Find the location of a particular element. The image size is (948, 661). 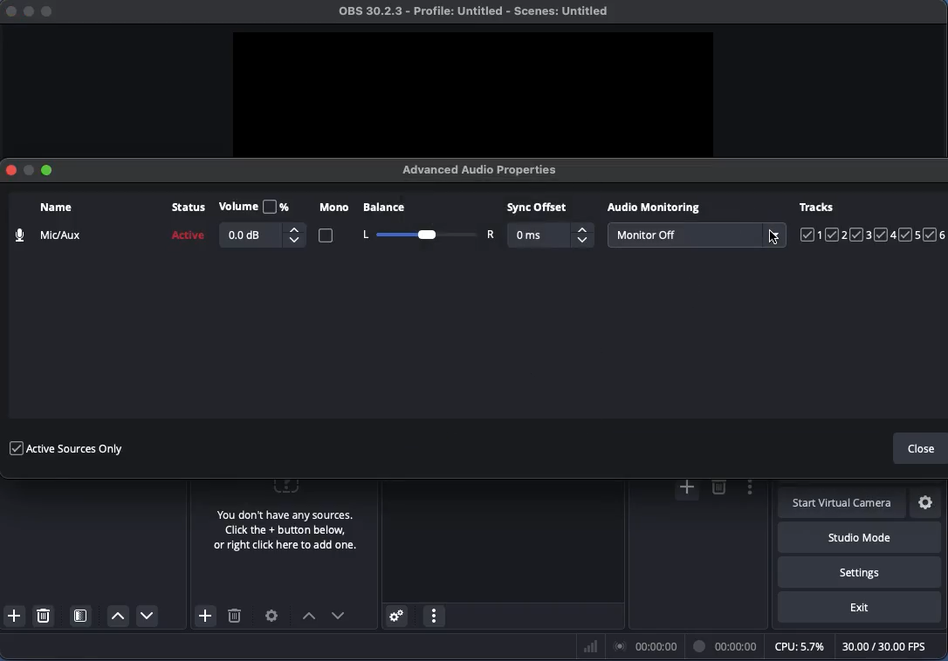

Volume  is located at coordinates (261, 223).